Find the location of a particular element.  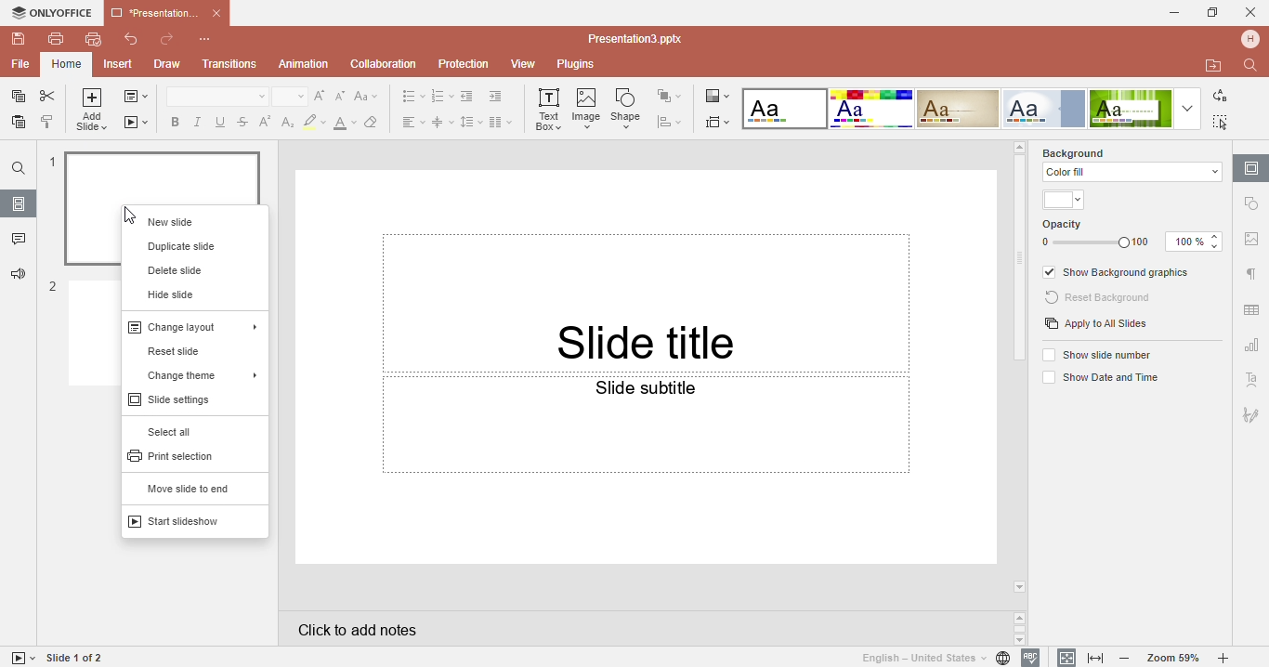

Drop down is located at coordinates (1186, 109).